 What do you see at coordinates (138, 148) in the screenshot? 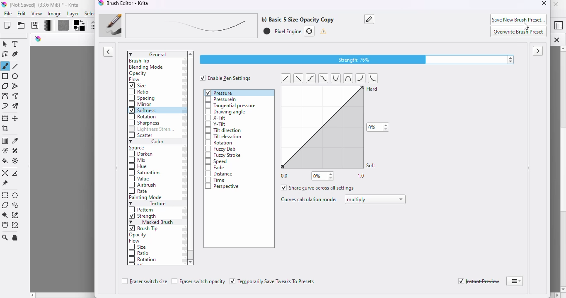
I see `source` at bounding box center [138, 148].